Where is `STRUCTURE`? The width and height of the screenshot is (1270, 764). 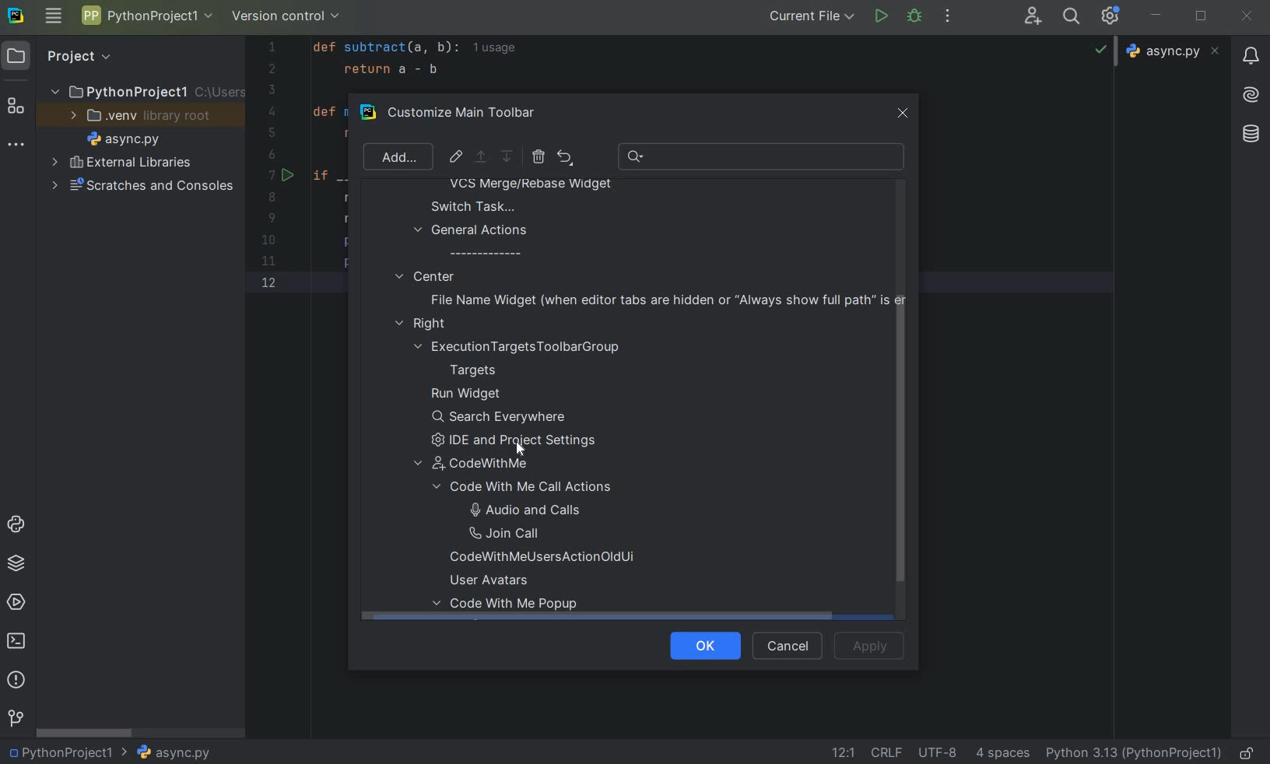
STRUCTURE is located at coordinates (17, 108).